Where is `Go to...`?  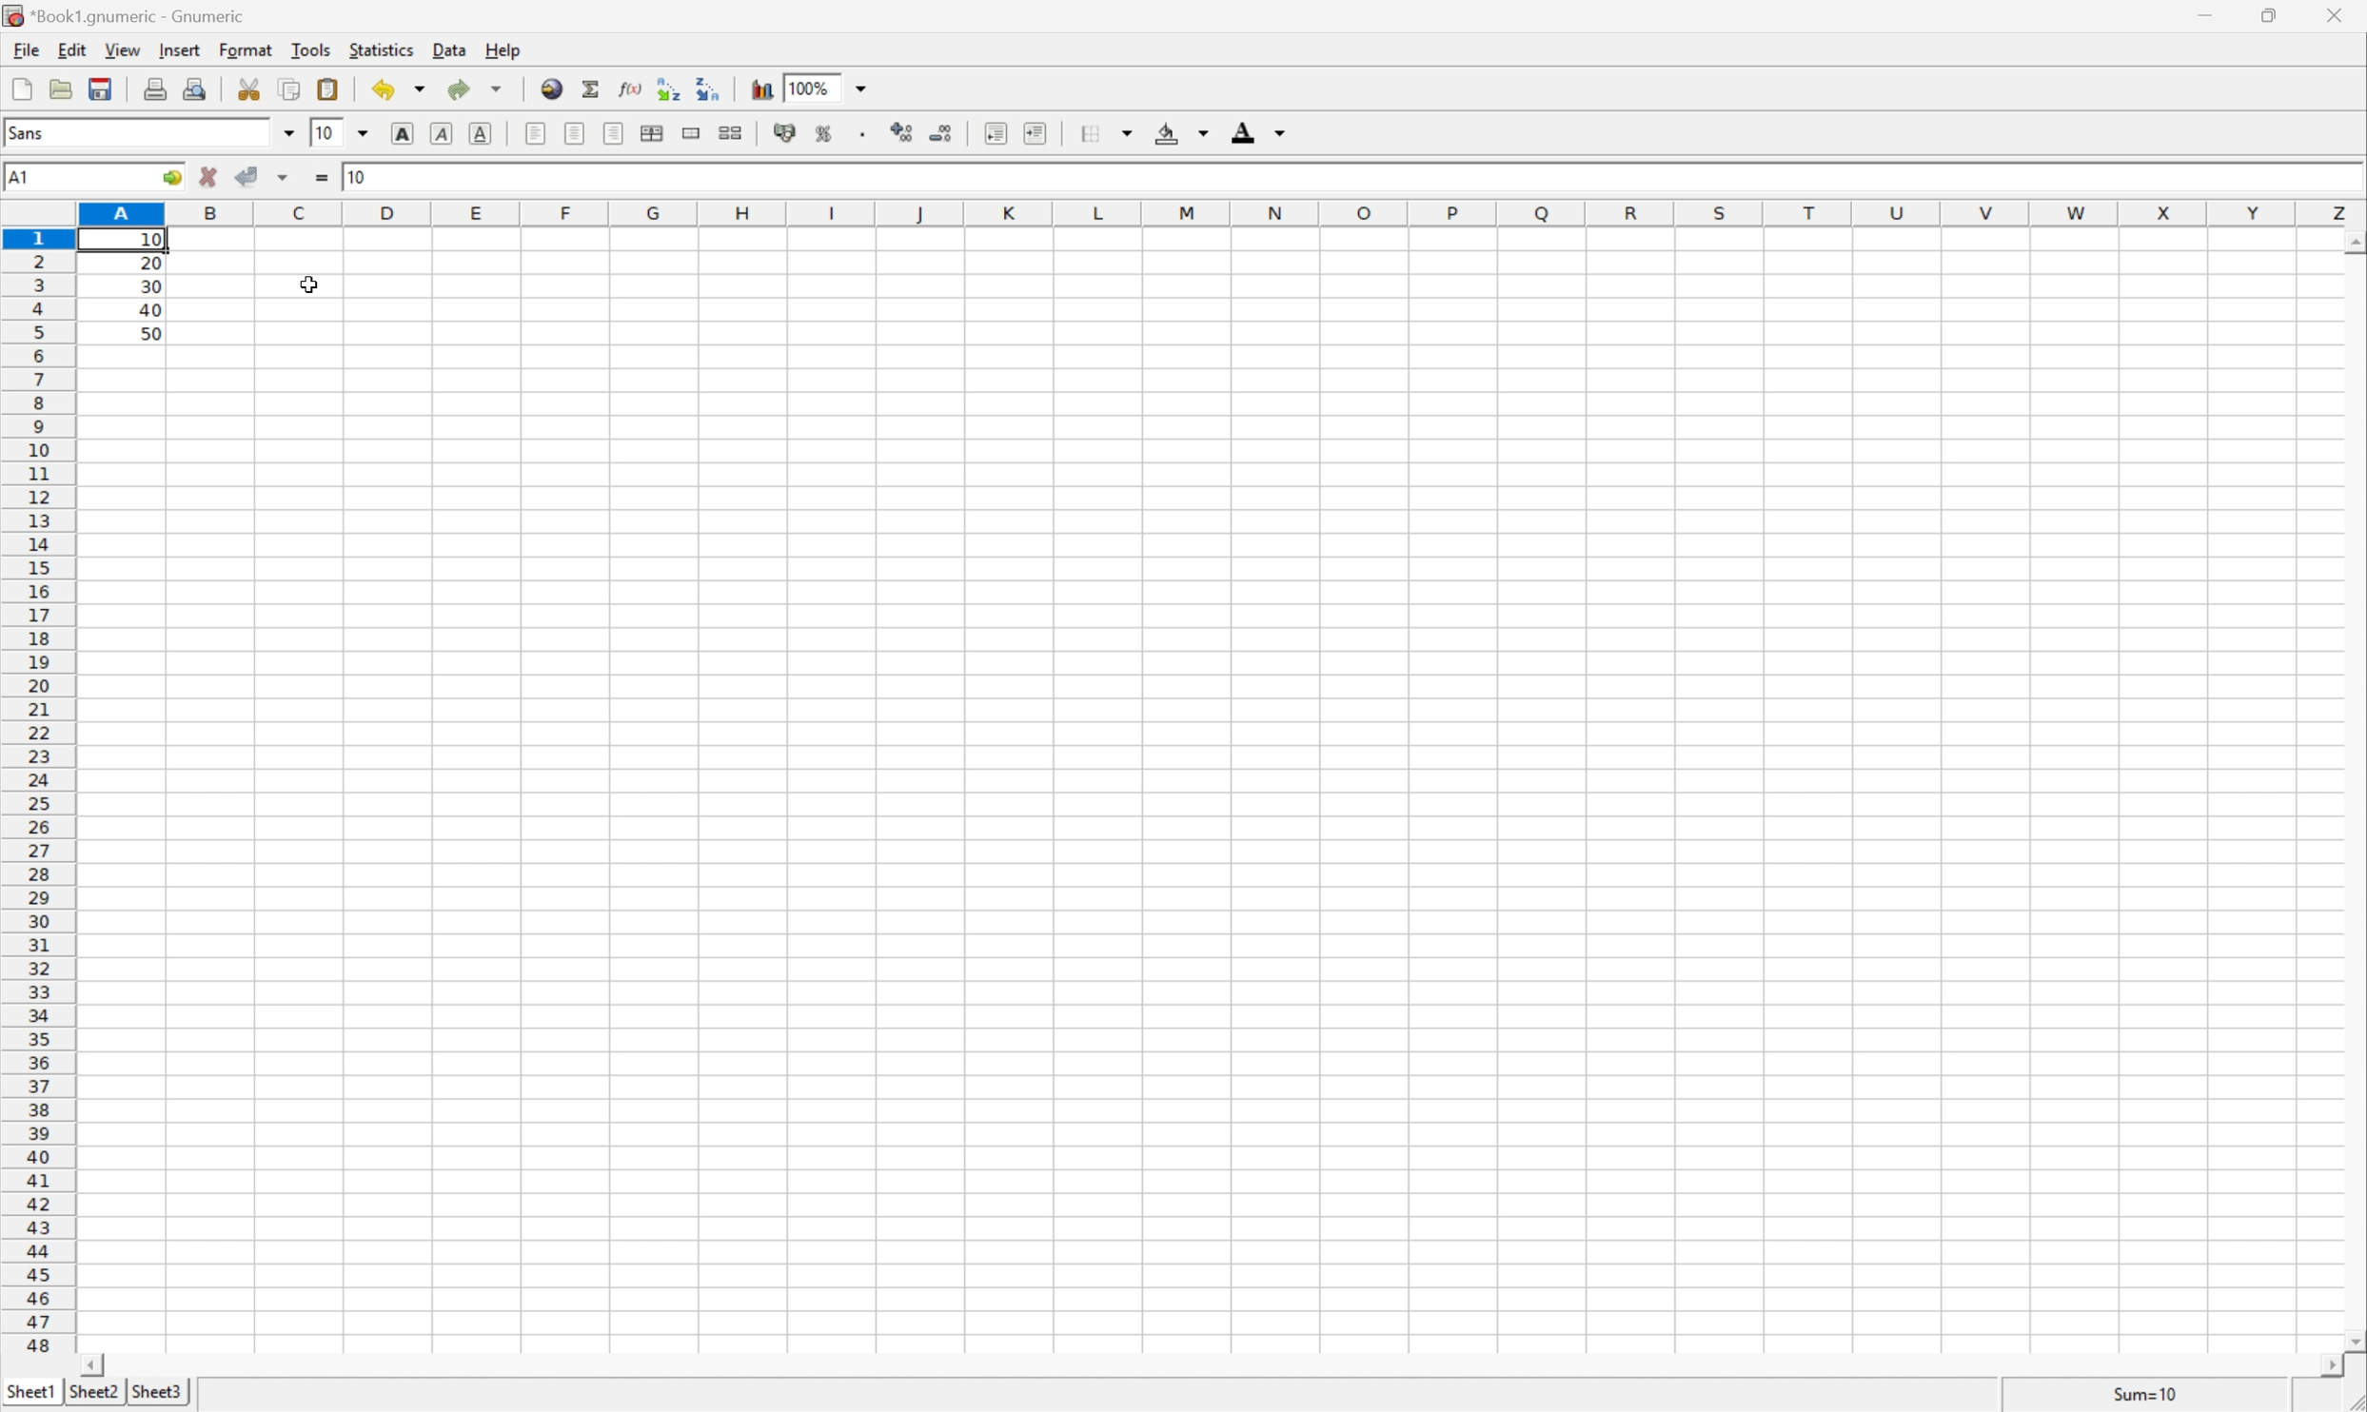
Go to... is located at coordinates (170, 178).